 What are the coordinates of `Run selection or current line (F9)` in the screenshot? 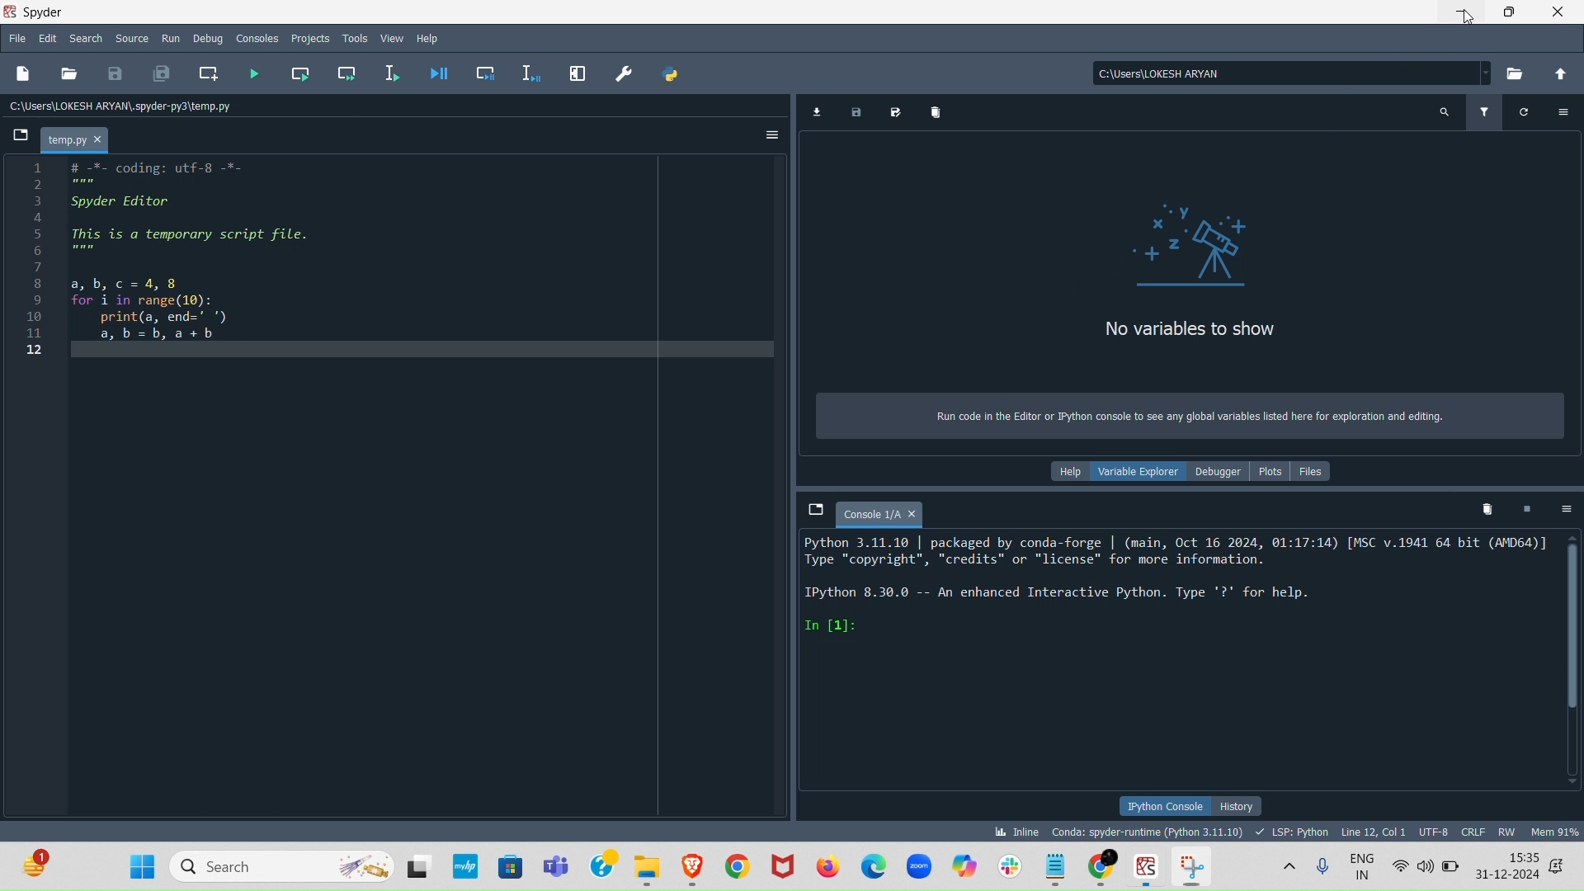 It's located at (394, 70).